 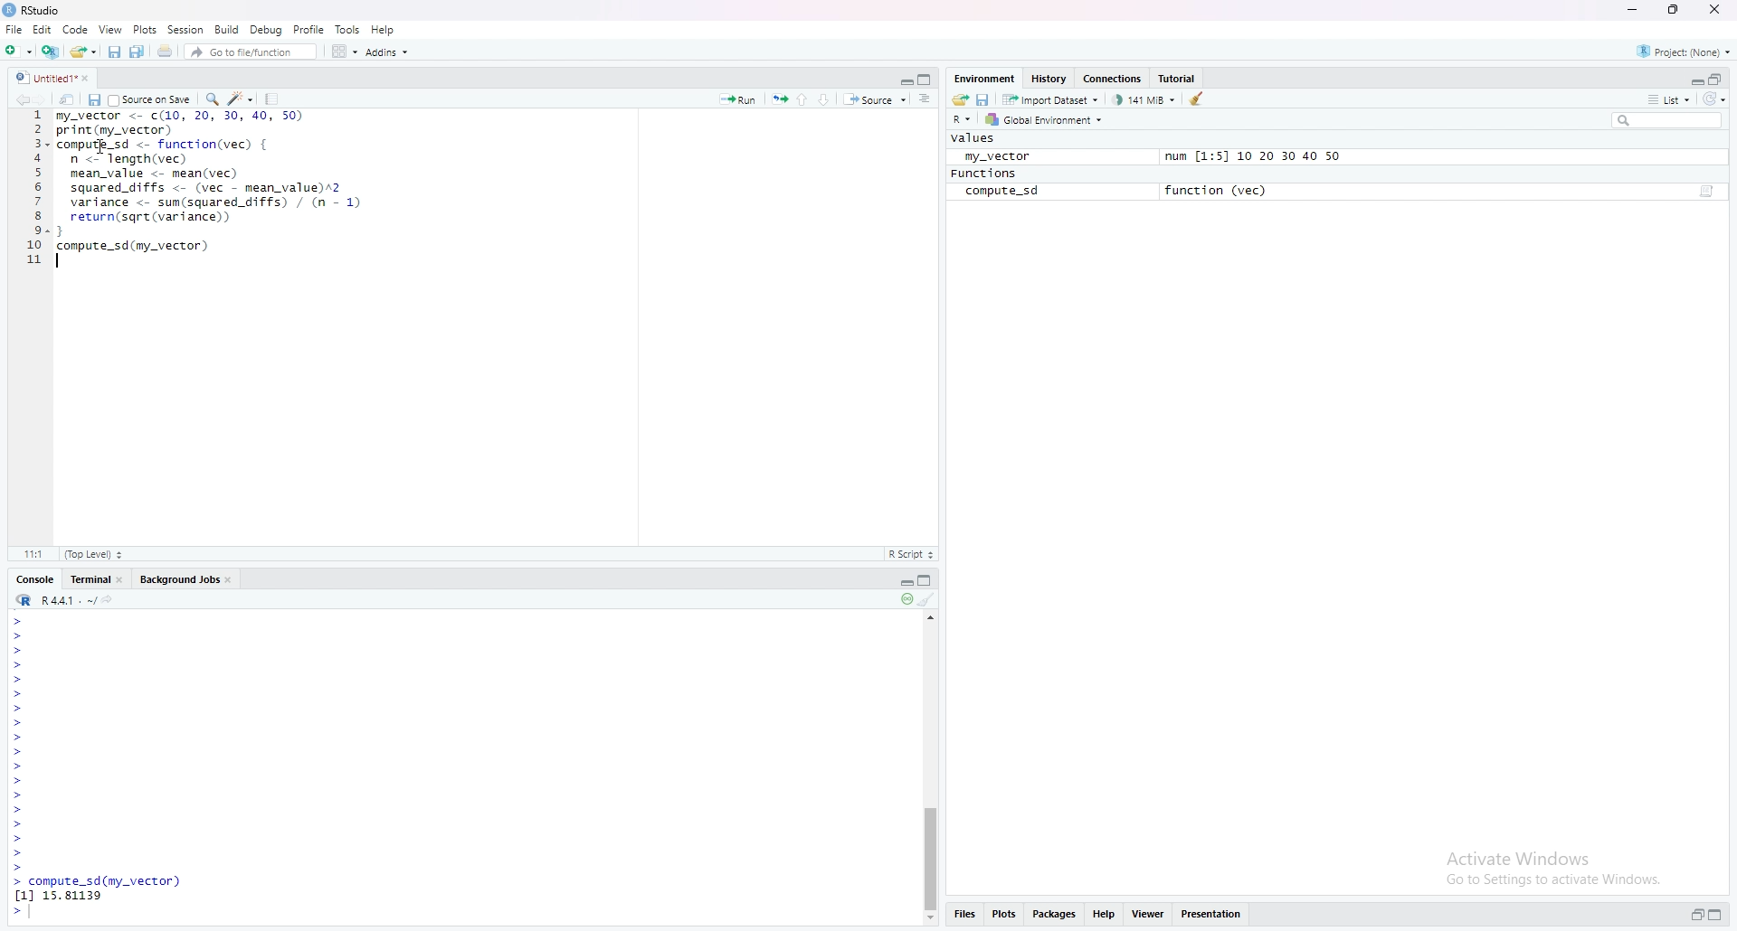 What do you see at coordinates (179, 123) in the screenshot?
I see `my_vector <- c(10, 20, 30, 40, 50)   print(my_vector)` at bounding box center [179, 123].